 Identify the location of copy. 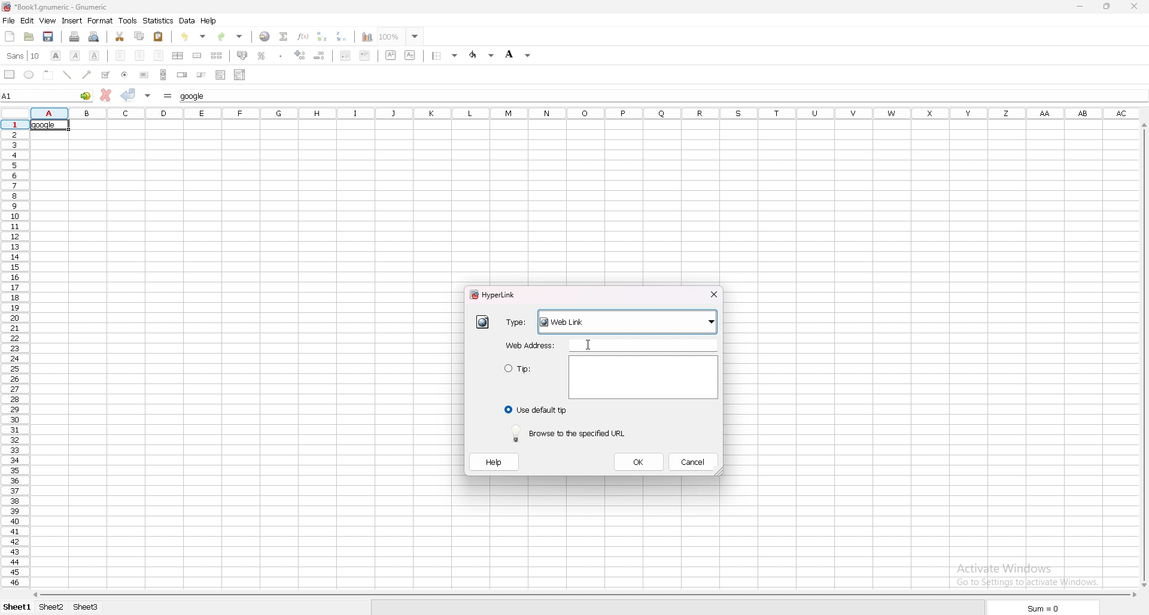
(139, 36).